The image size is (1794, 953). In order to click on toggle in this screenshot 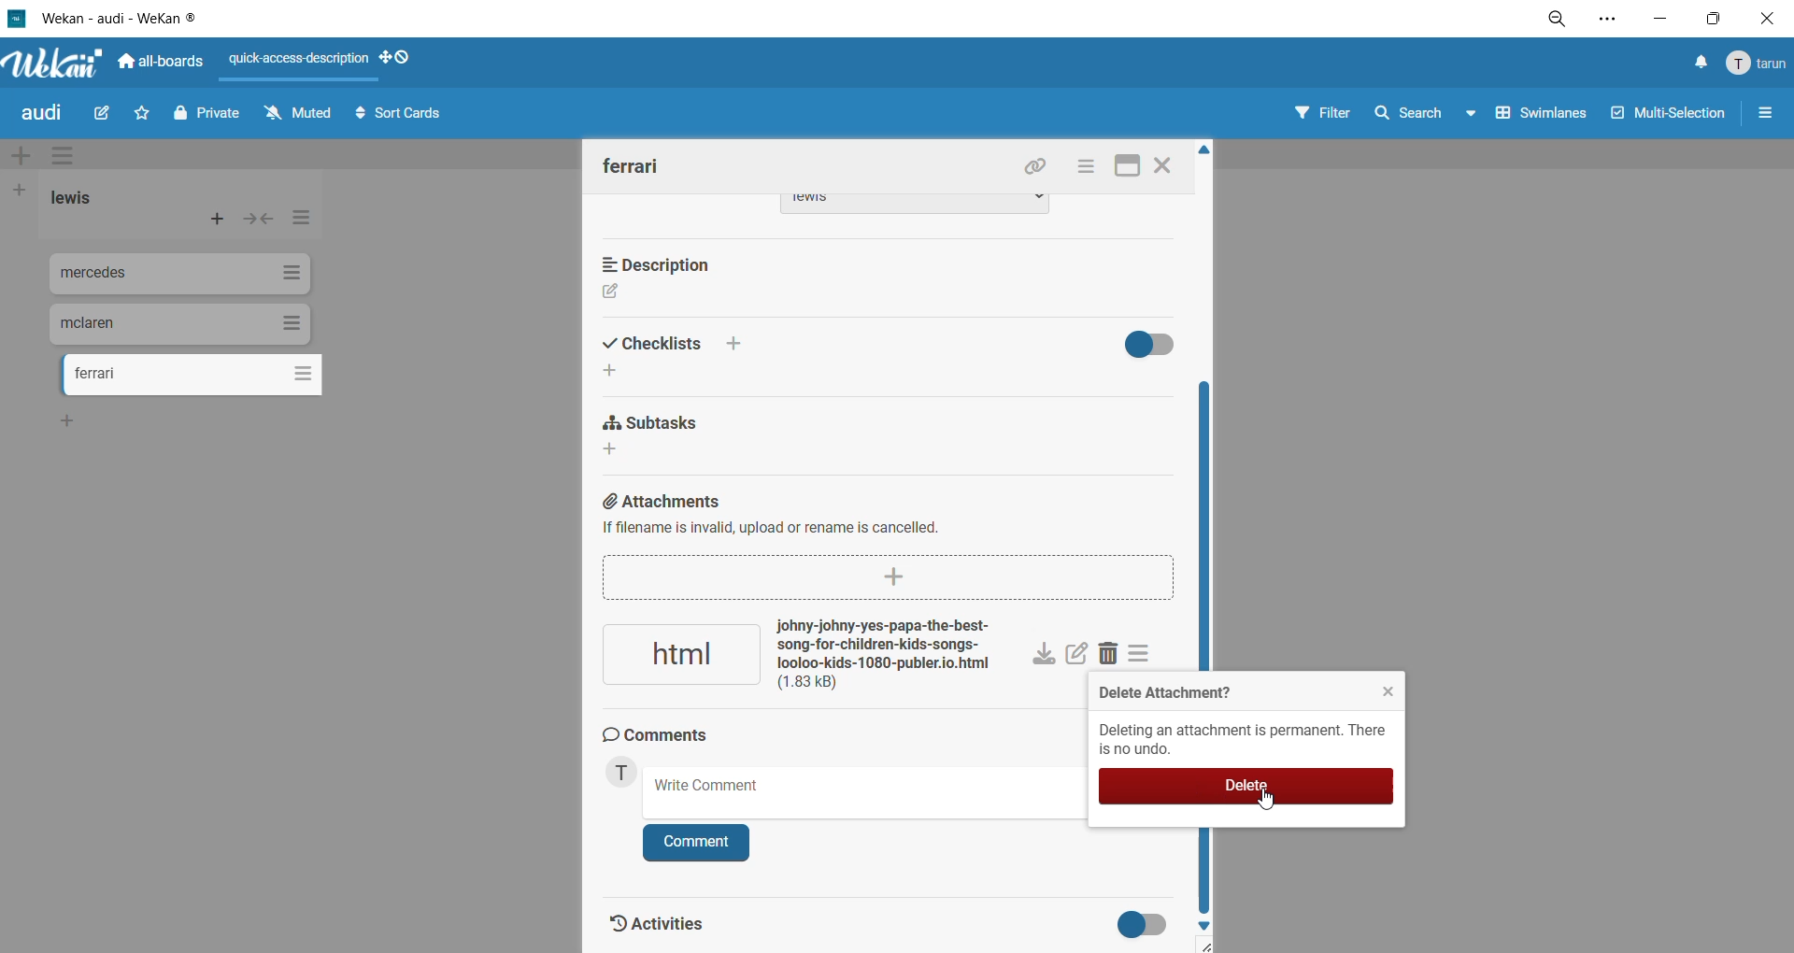, I will do `click(1147, 926)`.